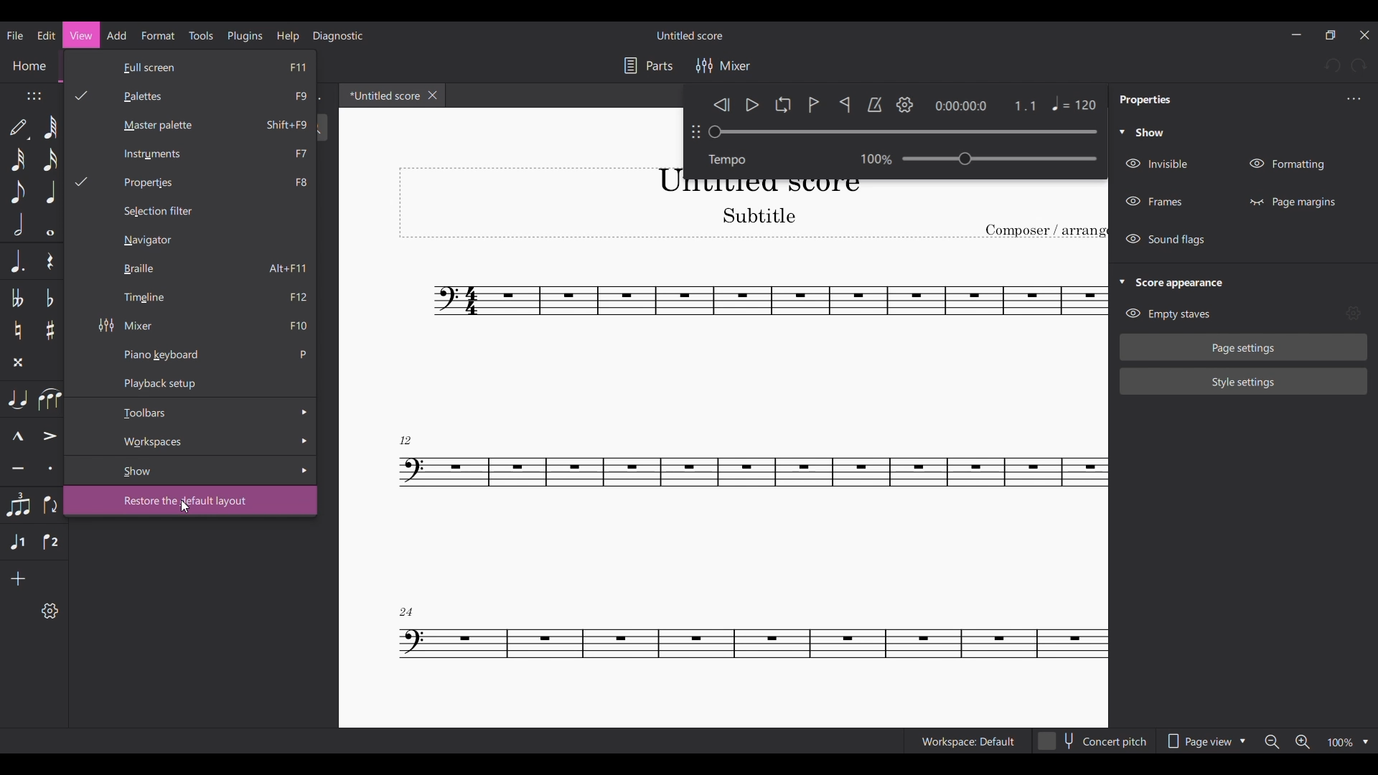 Image resolution: width=1378 pixels, height=775 pixels. I want to click on Concert pitch, so click(1093, 741).